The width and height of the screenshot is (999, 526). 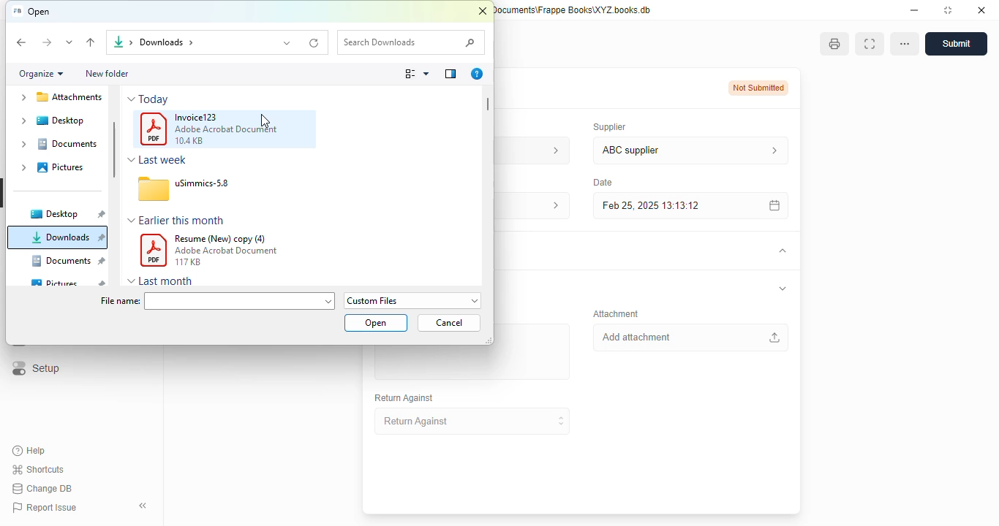 I want to click on file name input field, so click(x=240, y=300).